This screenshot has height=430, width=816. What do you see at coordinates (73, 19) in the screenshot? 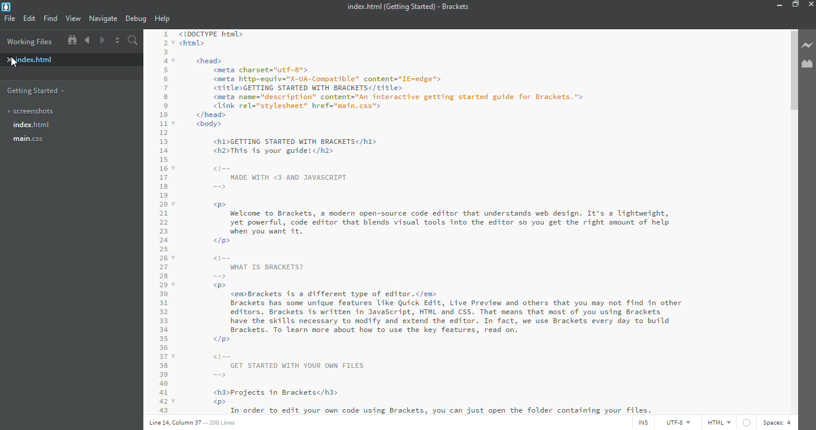
I see `view` at bounding box center [73, 19].